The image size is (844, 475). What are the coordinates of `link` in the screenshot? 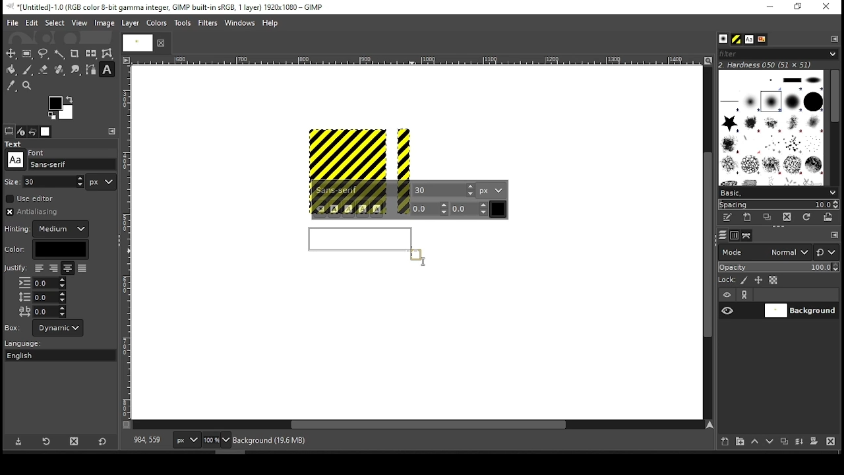 It's located at (744, 295).